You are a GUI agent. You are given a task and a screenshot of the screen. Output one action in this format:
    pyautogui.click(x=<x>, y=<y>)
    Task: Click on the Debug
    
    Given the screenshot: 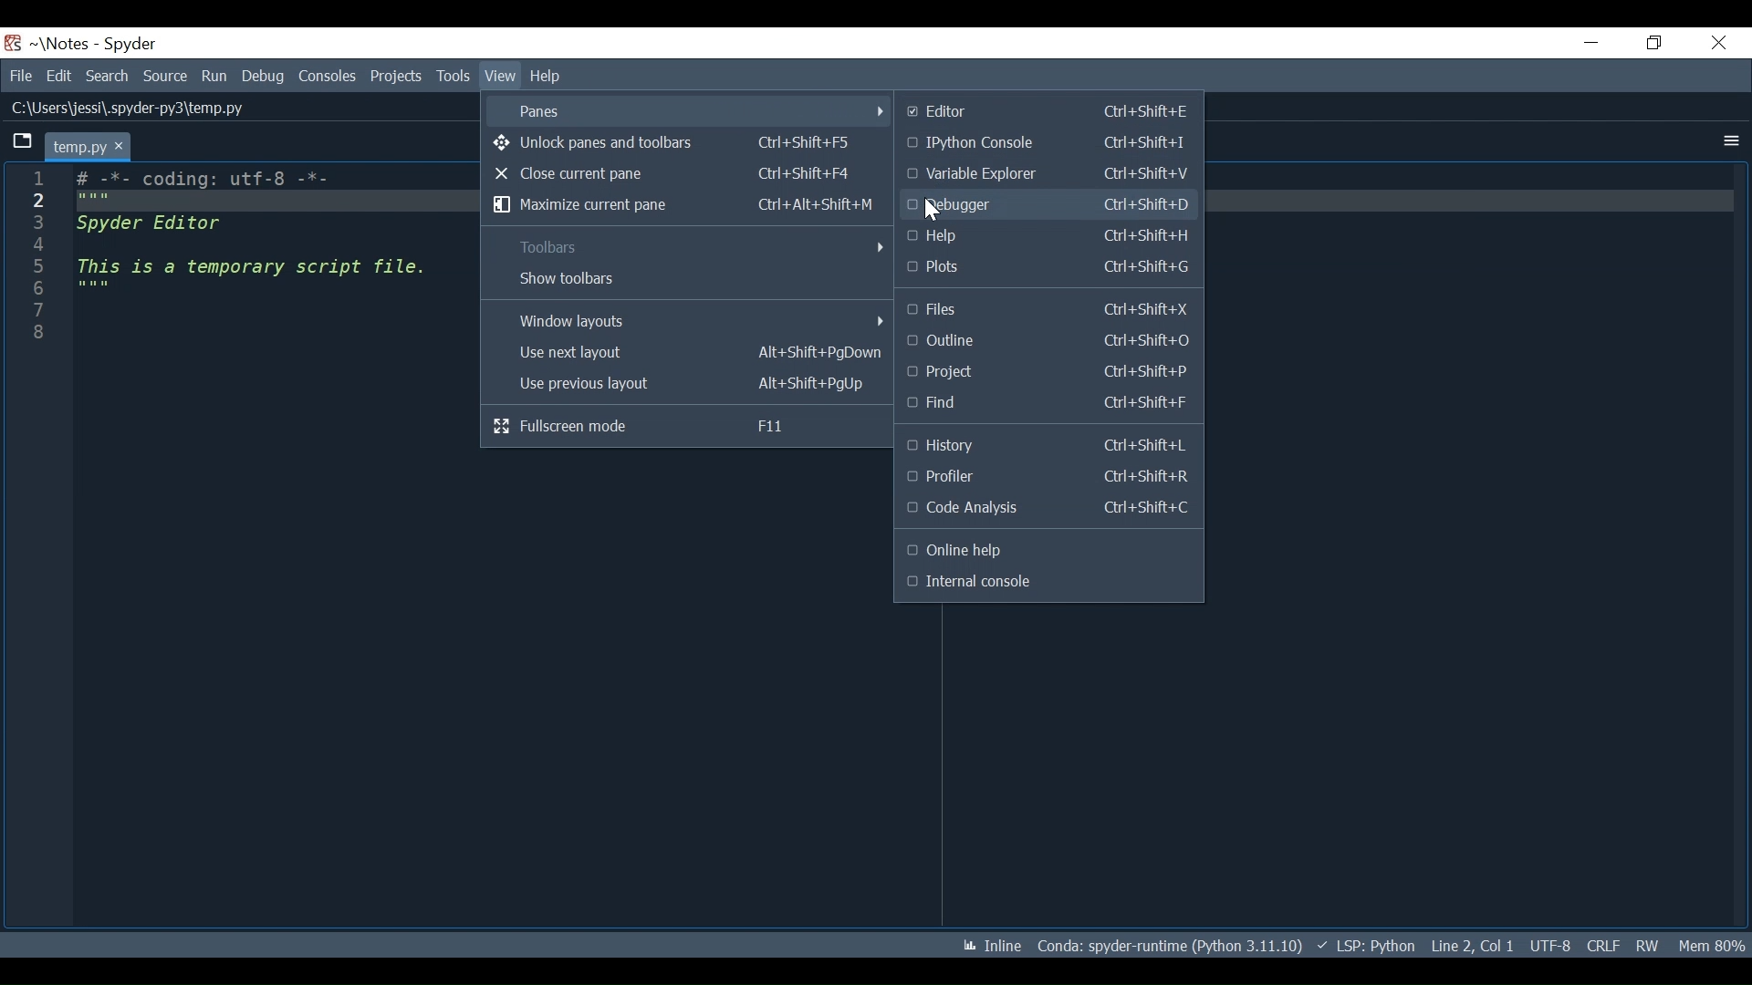 What is the action you would take?
    pyautogui.click(x=263, y=76)
    